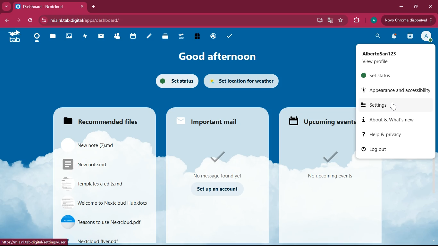 The width and height of the screenshot is (438, 246). I want to click on files, so click(53, 37).